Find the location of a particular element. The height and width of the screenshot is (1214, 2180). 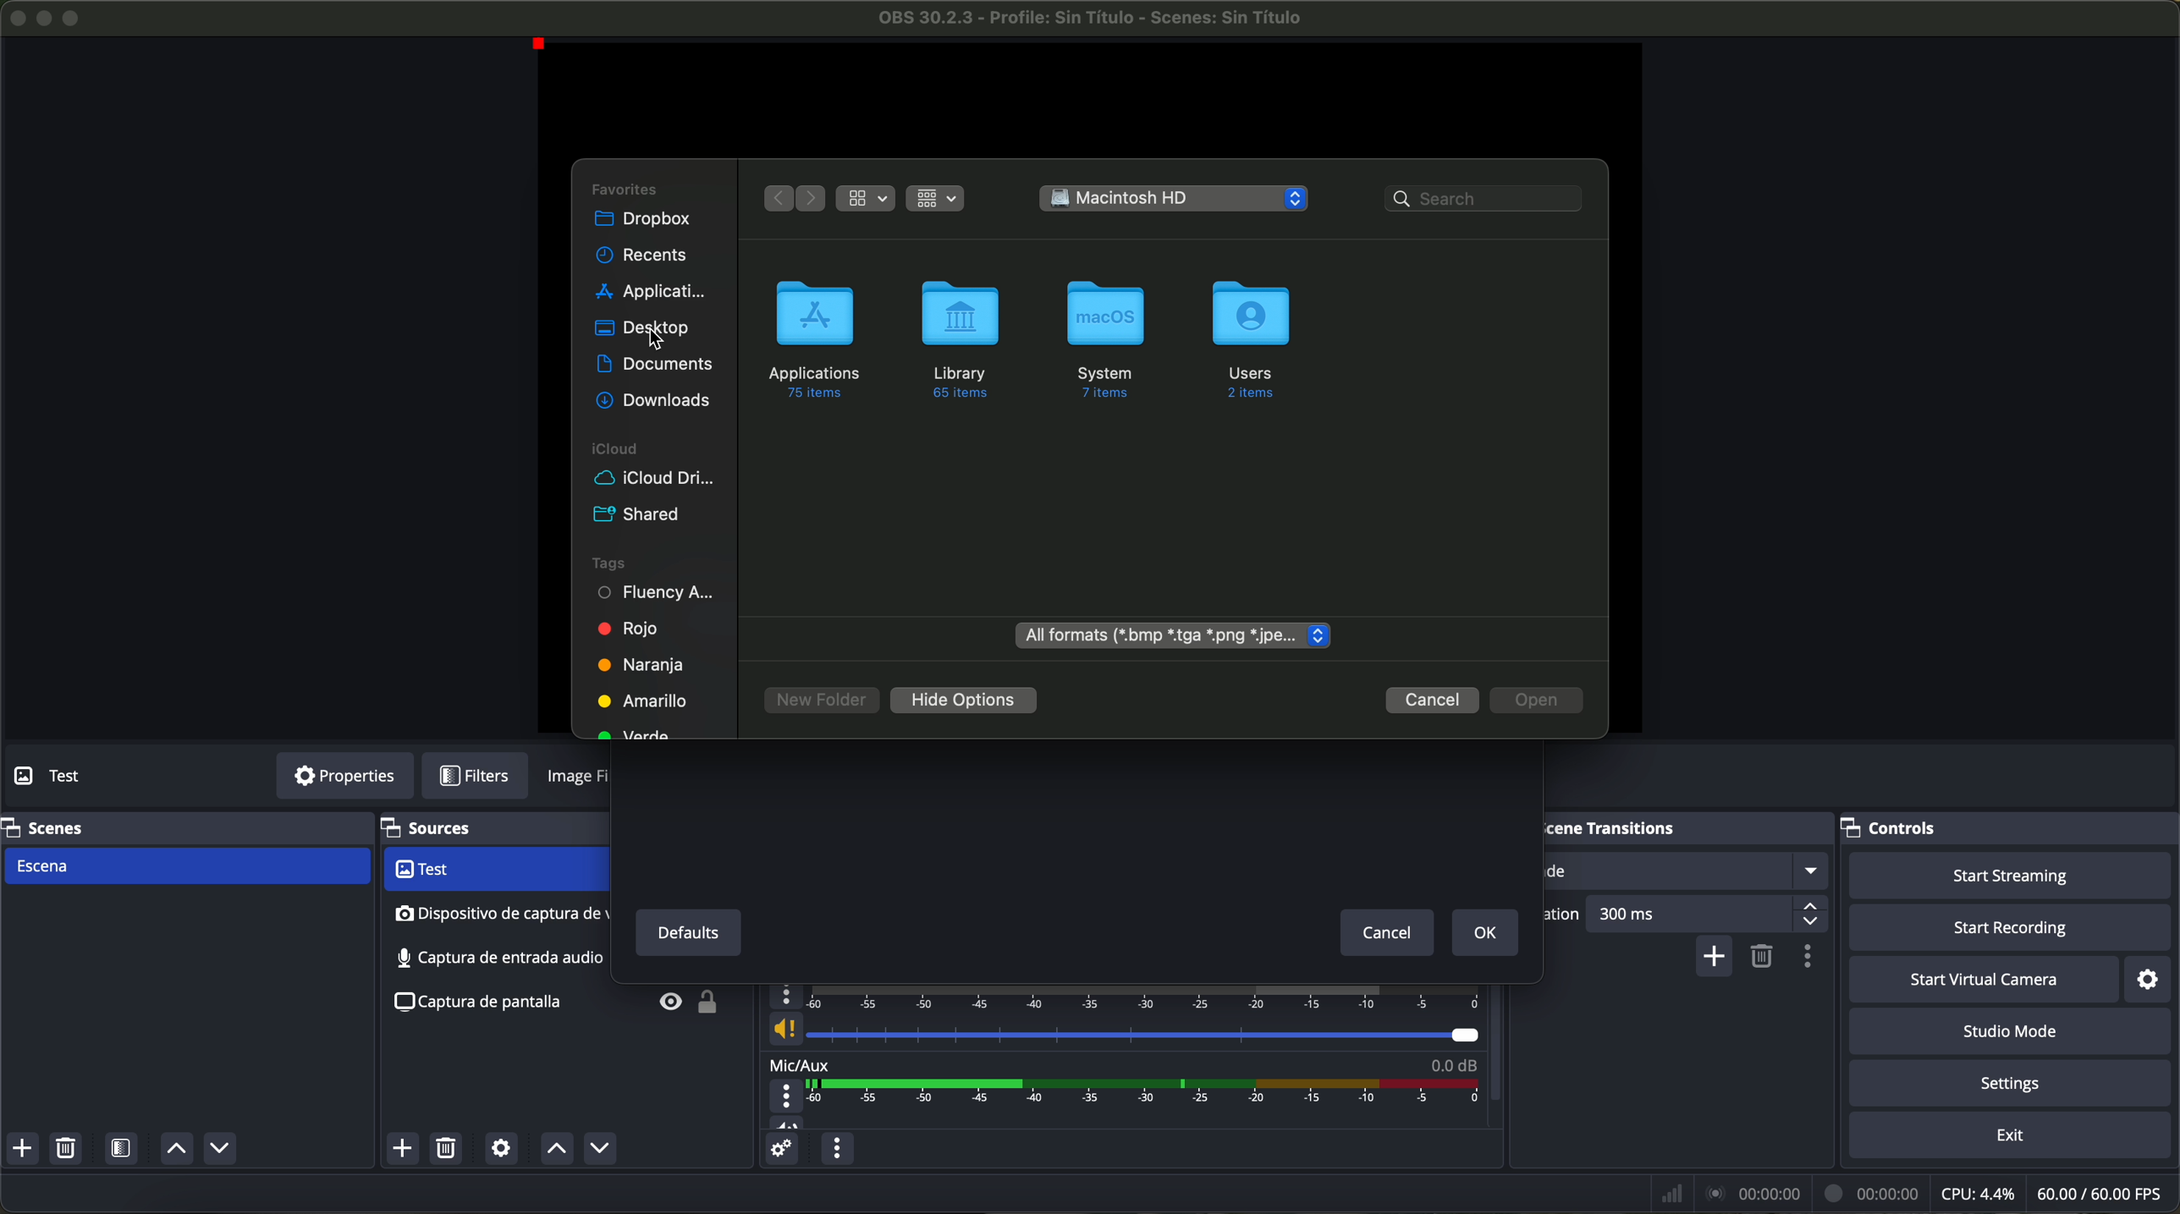

start recording is located at coordinates (2013, 929).